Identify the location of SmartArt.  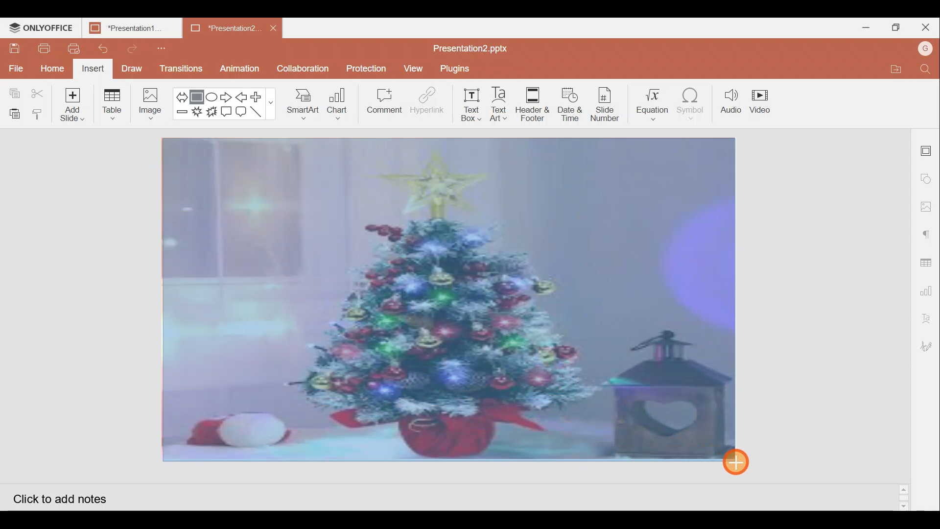
(302, 106).